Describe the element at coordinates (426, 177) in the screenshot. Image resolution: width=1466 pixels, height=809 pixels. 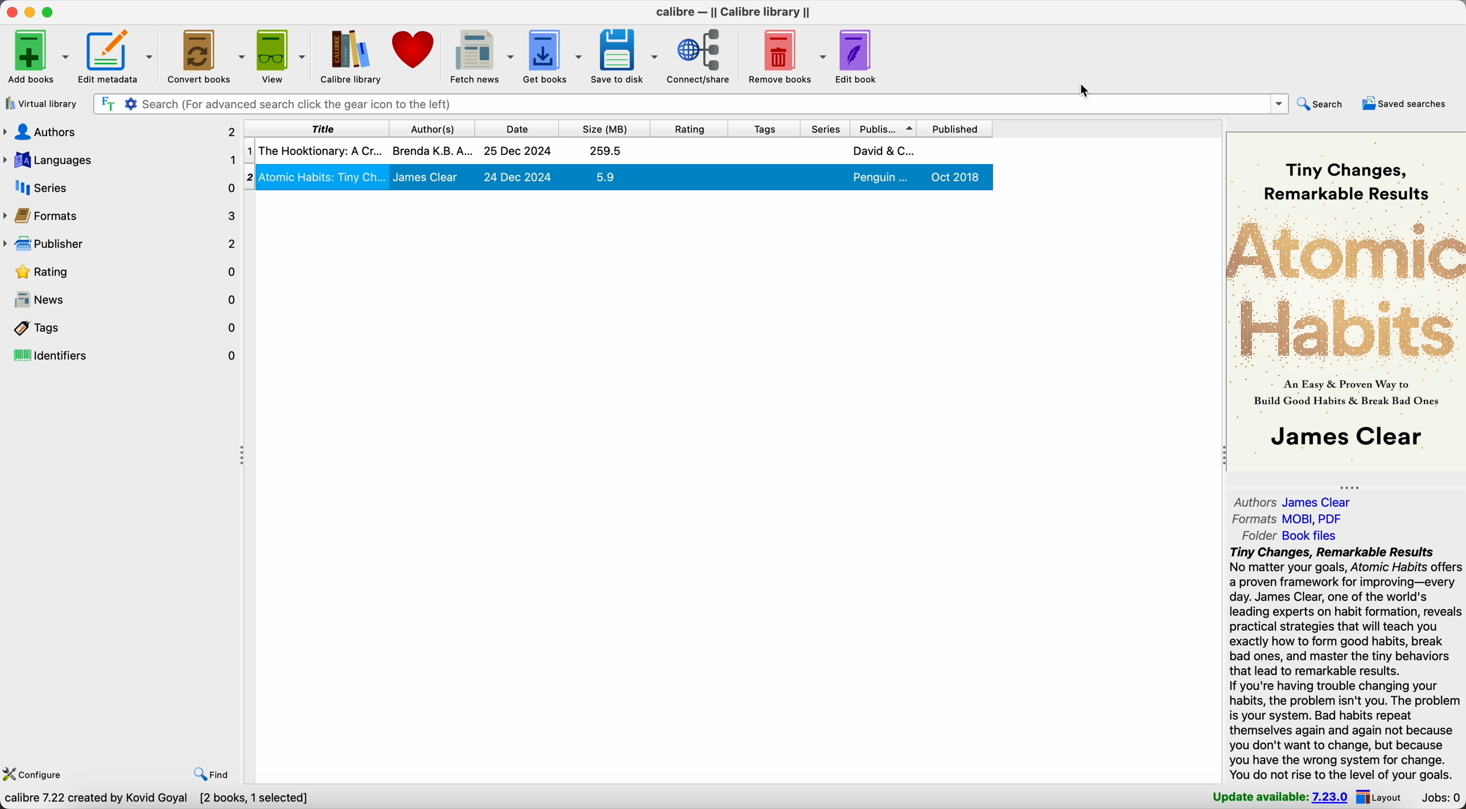
I see `James Clear` at that location.